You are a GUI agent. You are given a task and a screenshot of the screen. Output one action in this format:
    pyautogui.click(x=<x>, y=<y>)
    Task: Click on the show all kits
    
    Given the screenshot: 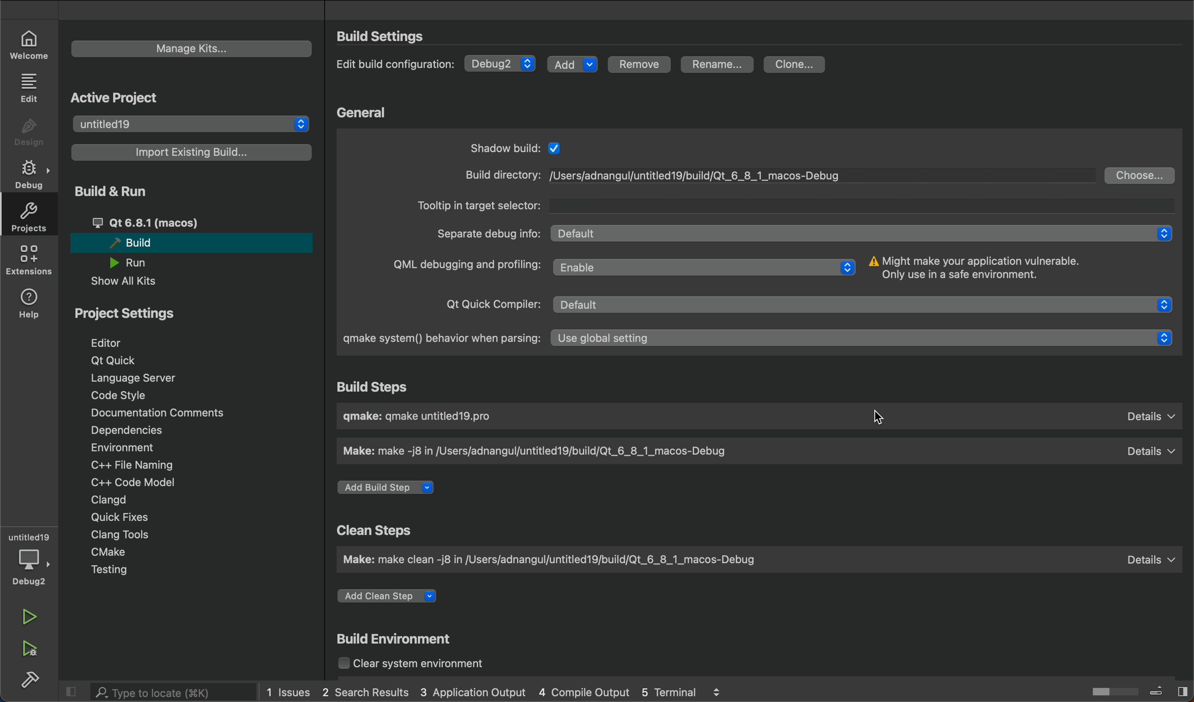 What is the action you would take?
    pyautogui.click(x=136, y=281)
    